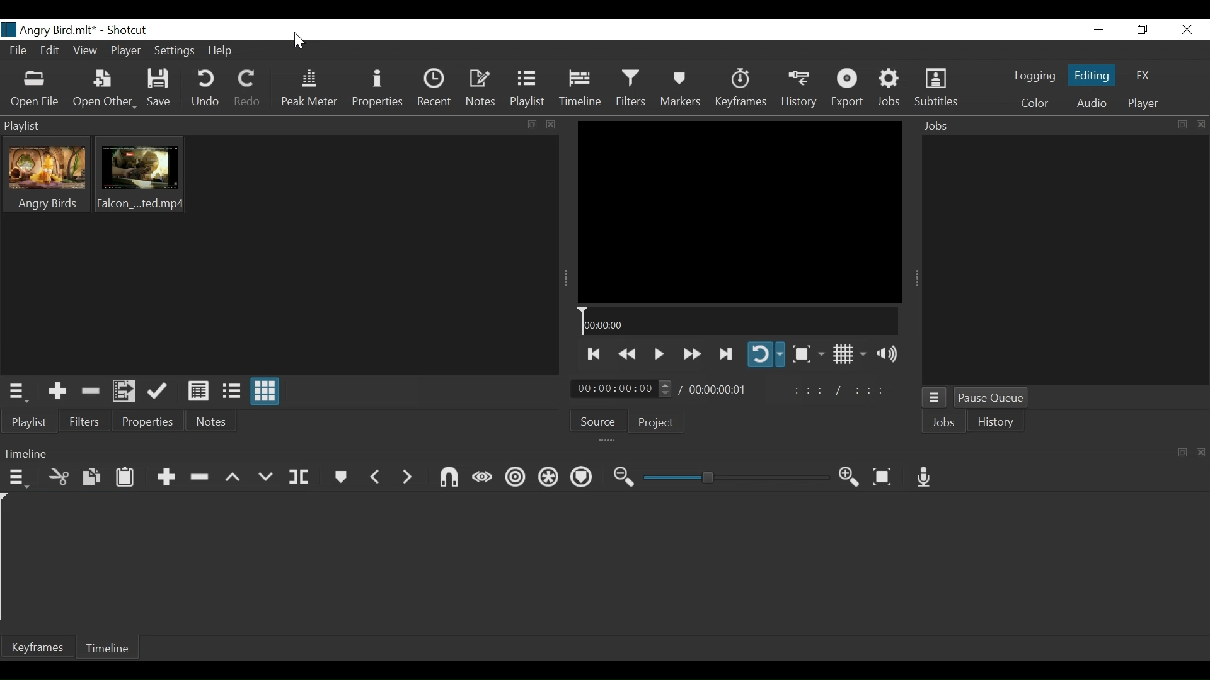  What do you see at coordinates (50, 29) in the screenshot?
I see `File name` at bounding box center [50, 29].